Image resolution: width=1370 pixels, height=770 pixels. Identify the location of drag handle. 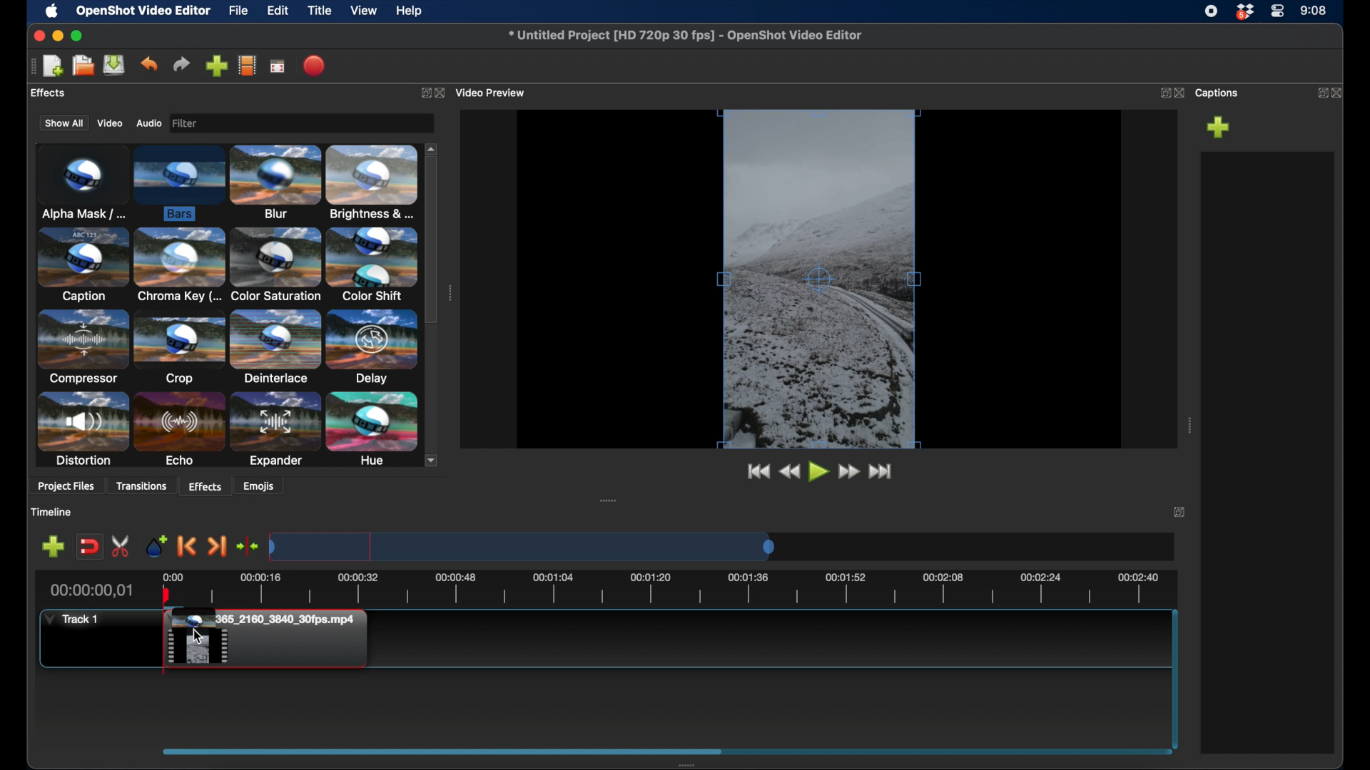
(608, 499).